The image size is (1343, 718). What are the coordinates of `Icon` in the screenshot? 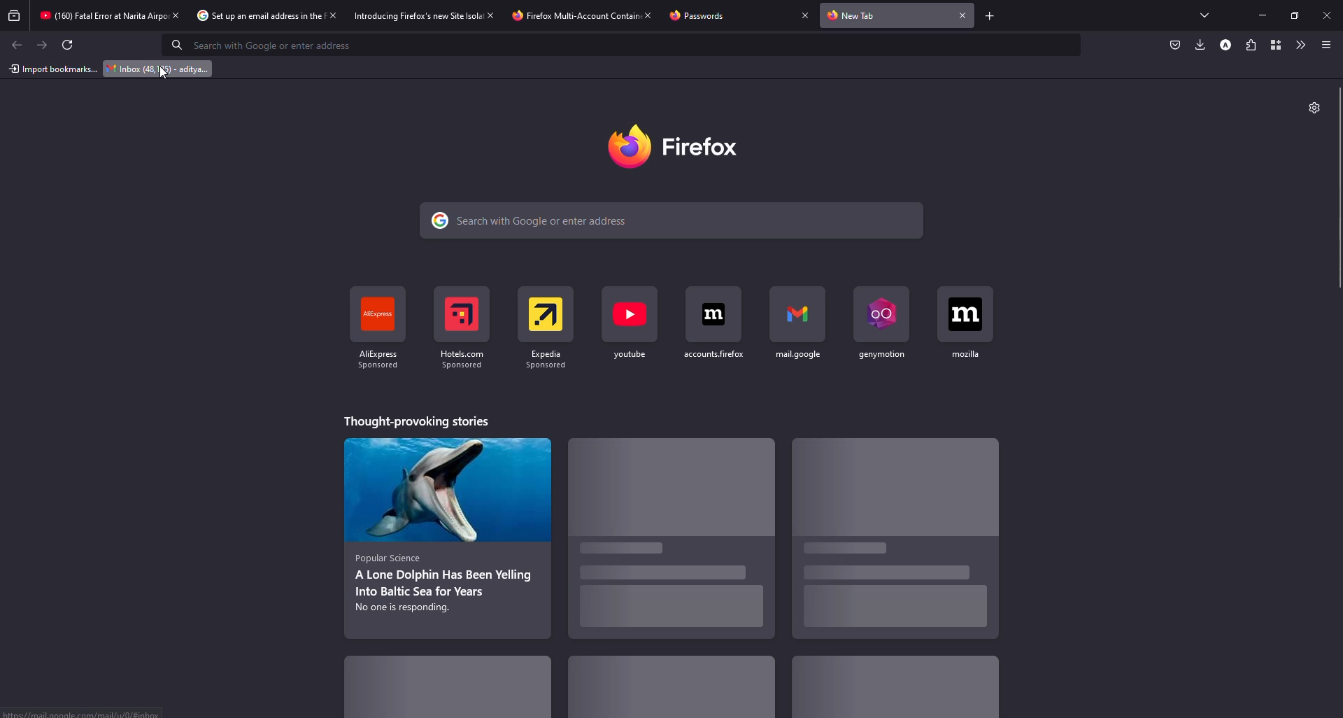 It's located at (454, 314).